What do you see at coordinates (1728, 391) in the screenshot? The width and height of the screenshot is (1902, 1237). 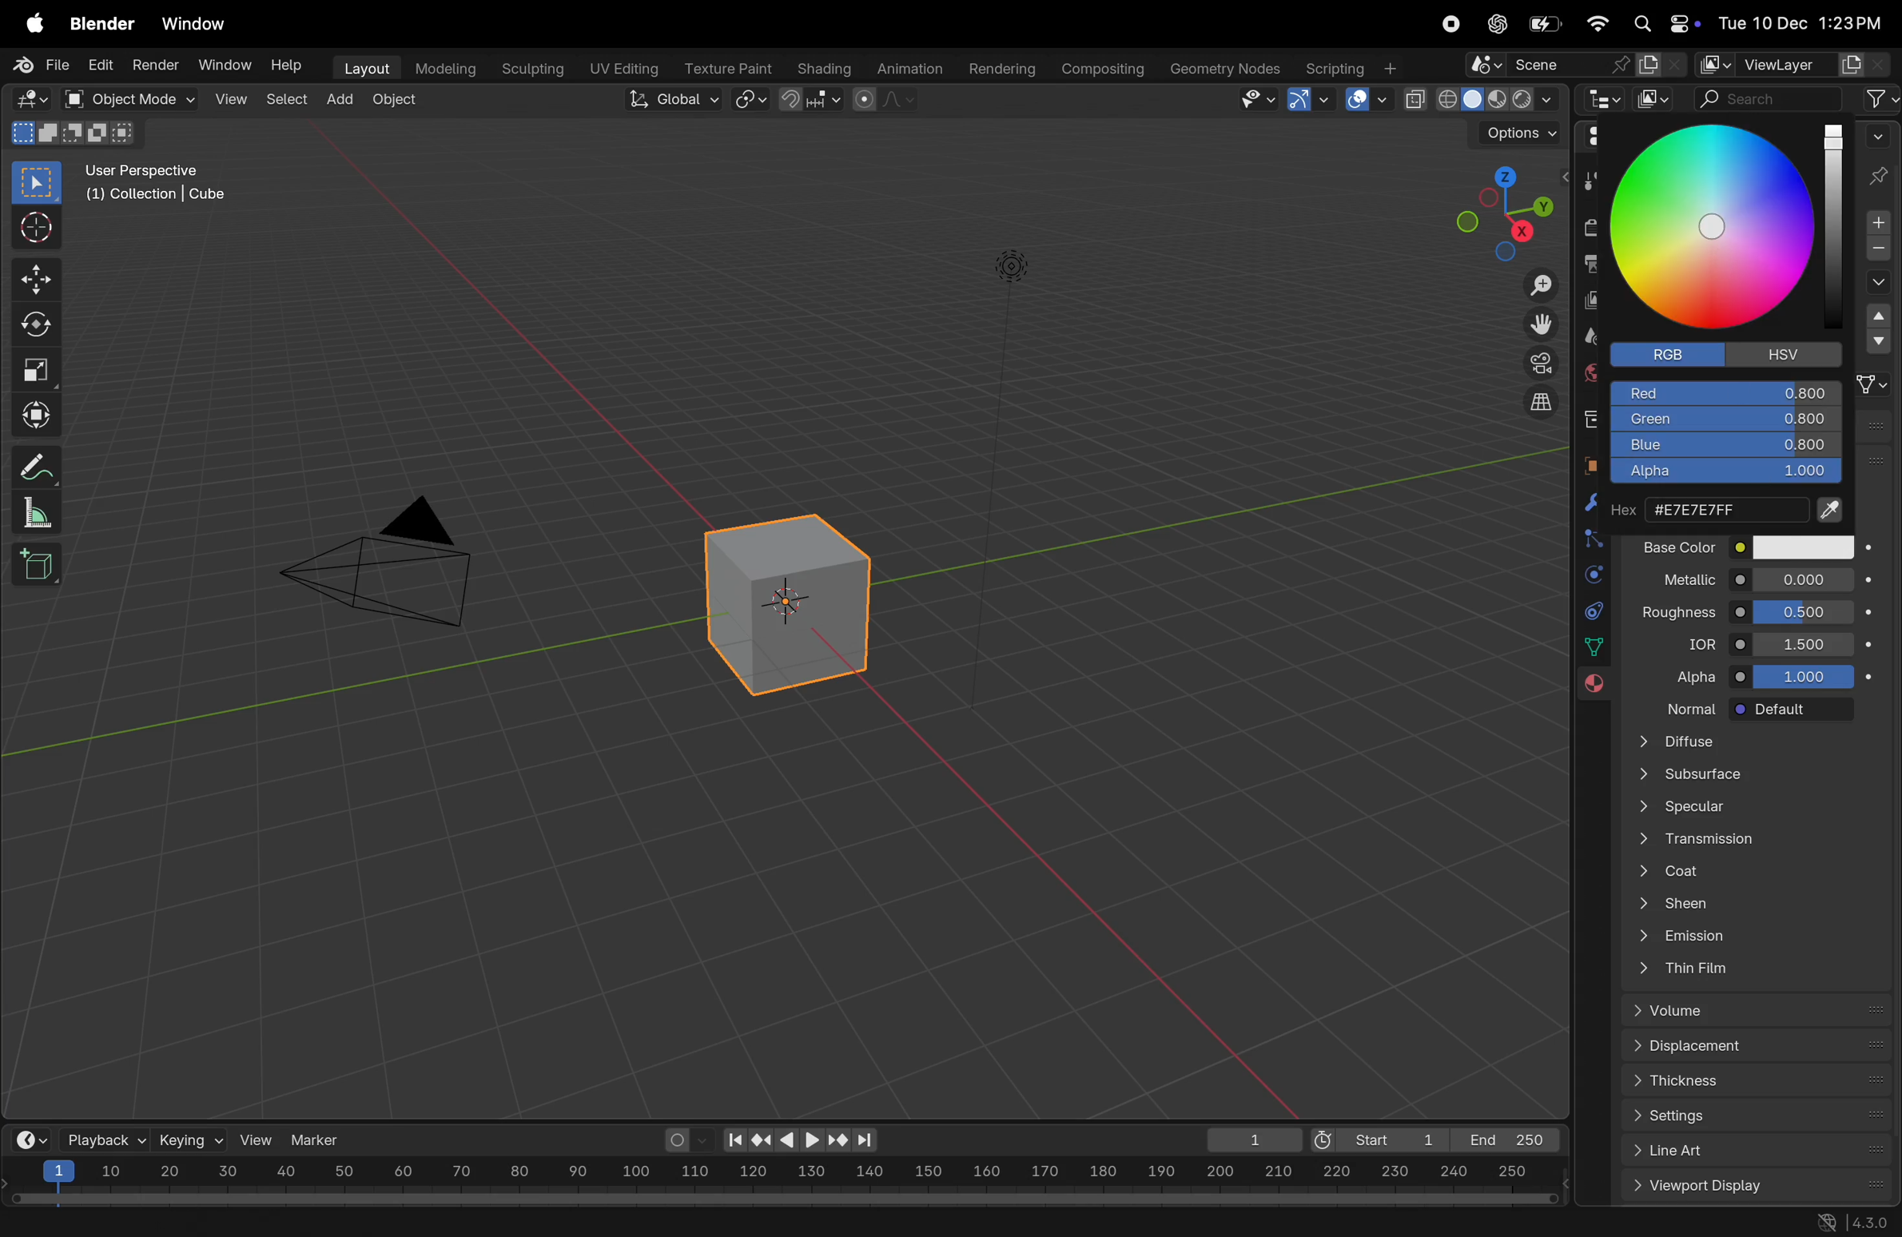 I see `red` at bounding box center [1728, 391].